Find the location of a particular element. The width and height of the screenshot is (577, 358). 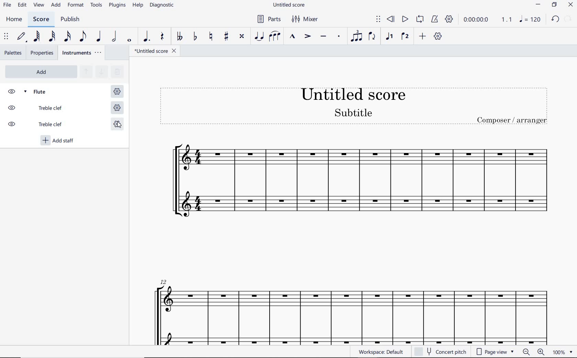

minimize is located at coordinates (538, 4).